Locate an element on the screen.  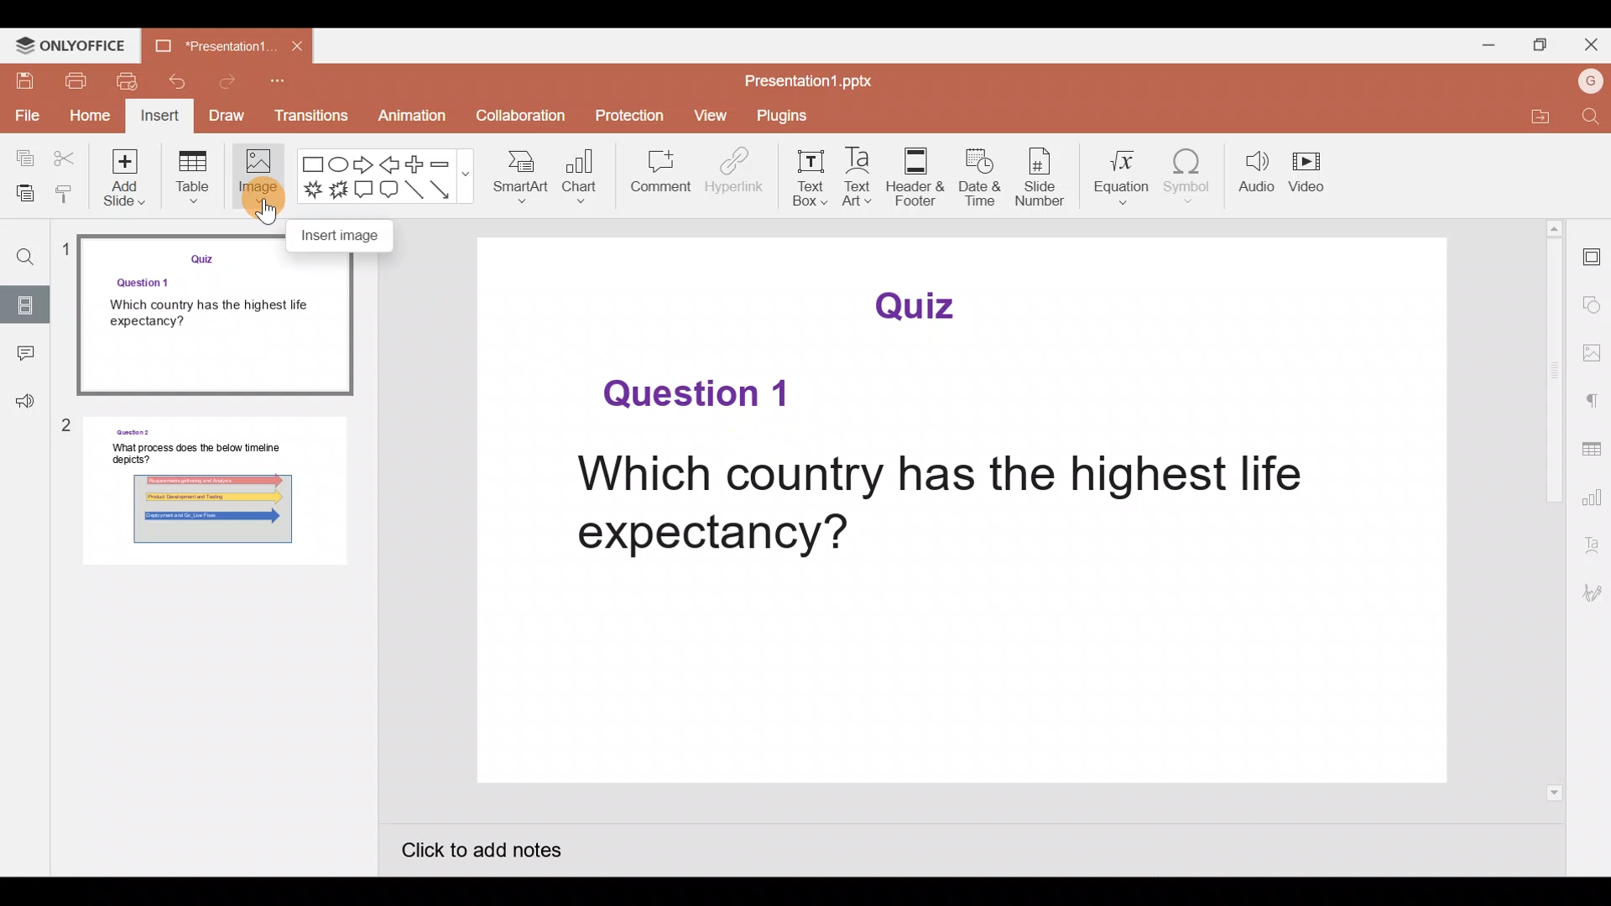
Protection is located at coordinates (629, 115).